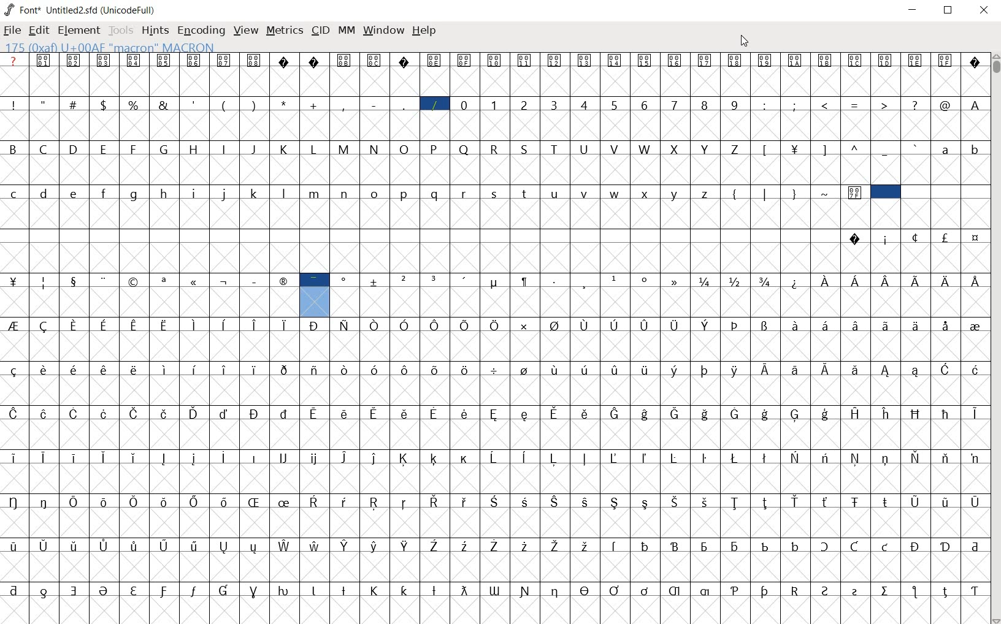 Image resolution: width=1001 pixels, height=624 pixels. Describe the element at coordinates (869, 384) in the screenshot. I see `Latin extended characters` at that location.